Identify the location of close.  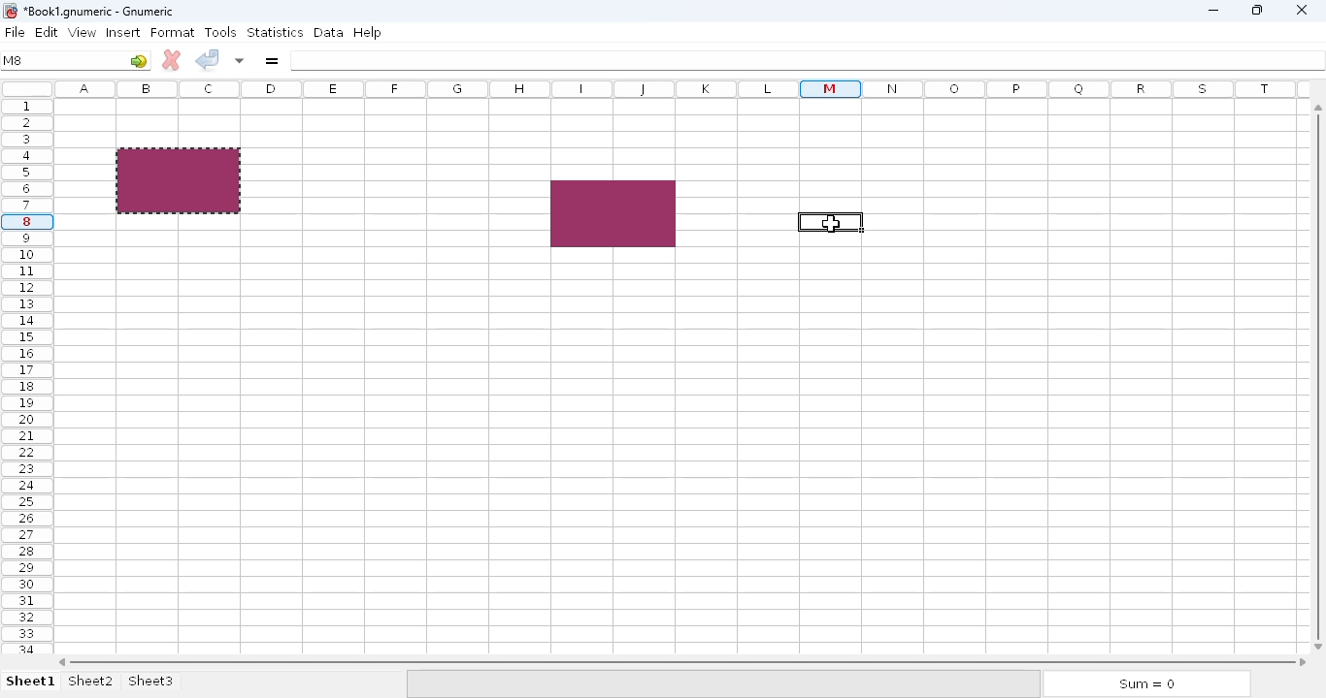
(1302, 12).